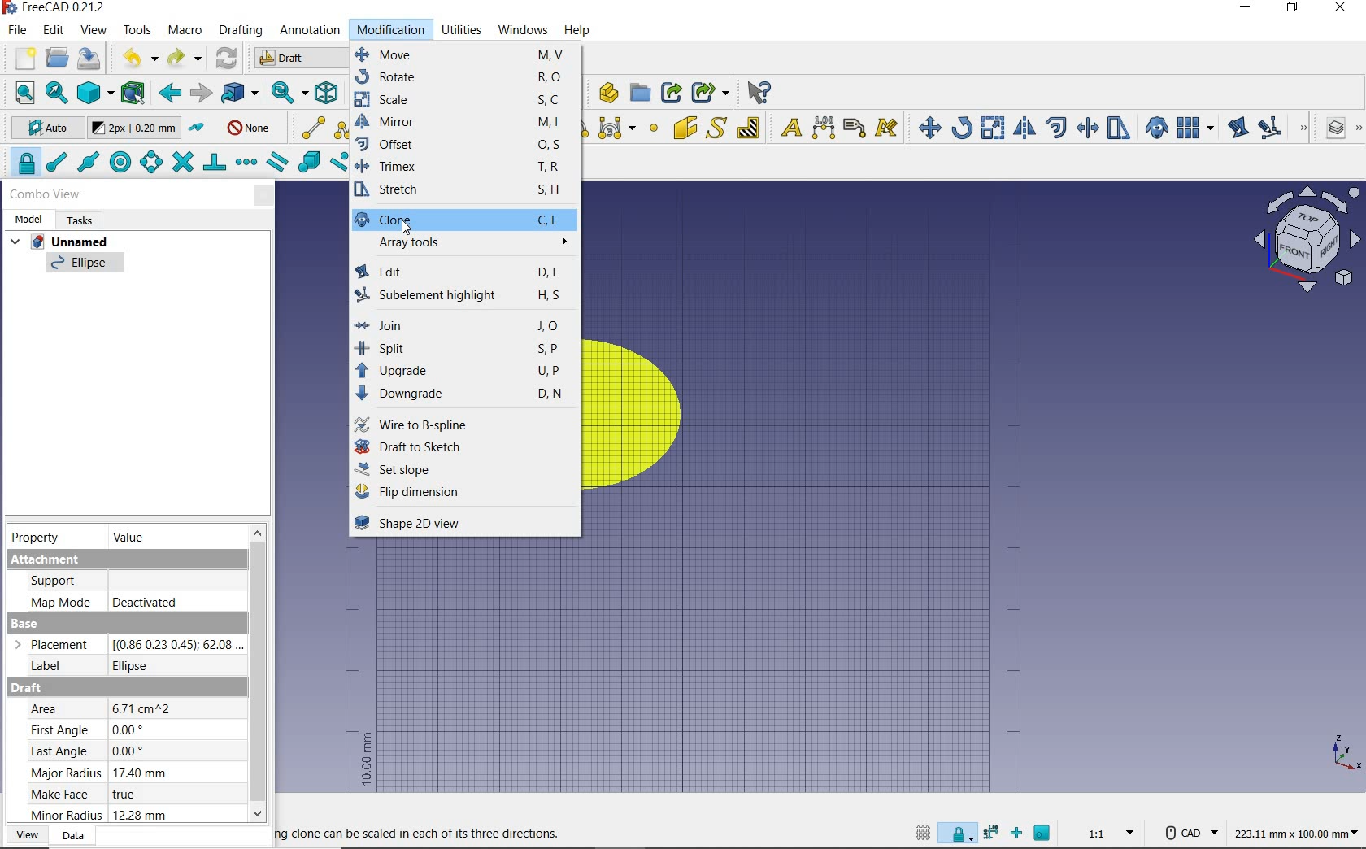  I want to click on flip dimension, so click(465, 494).